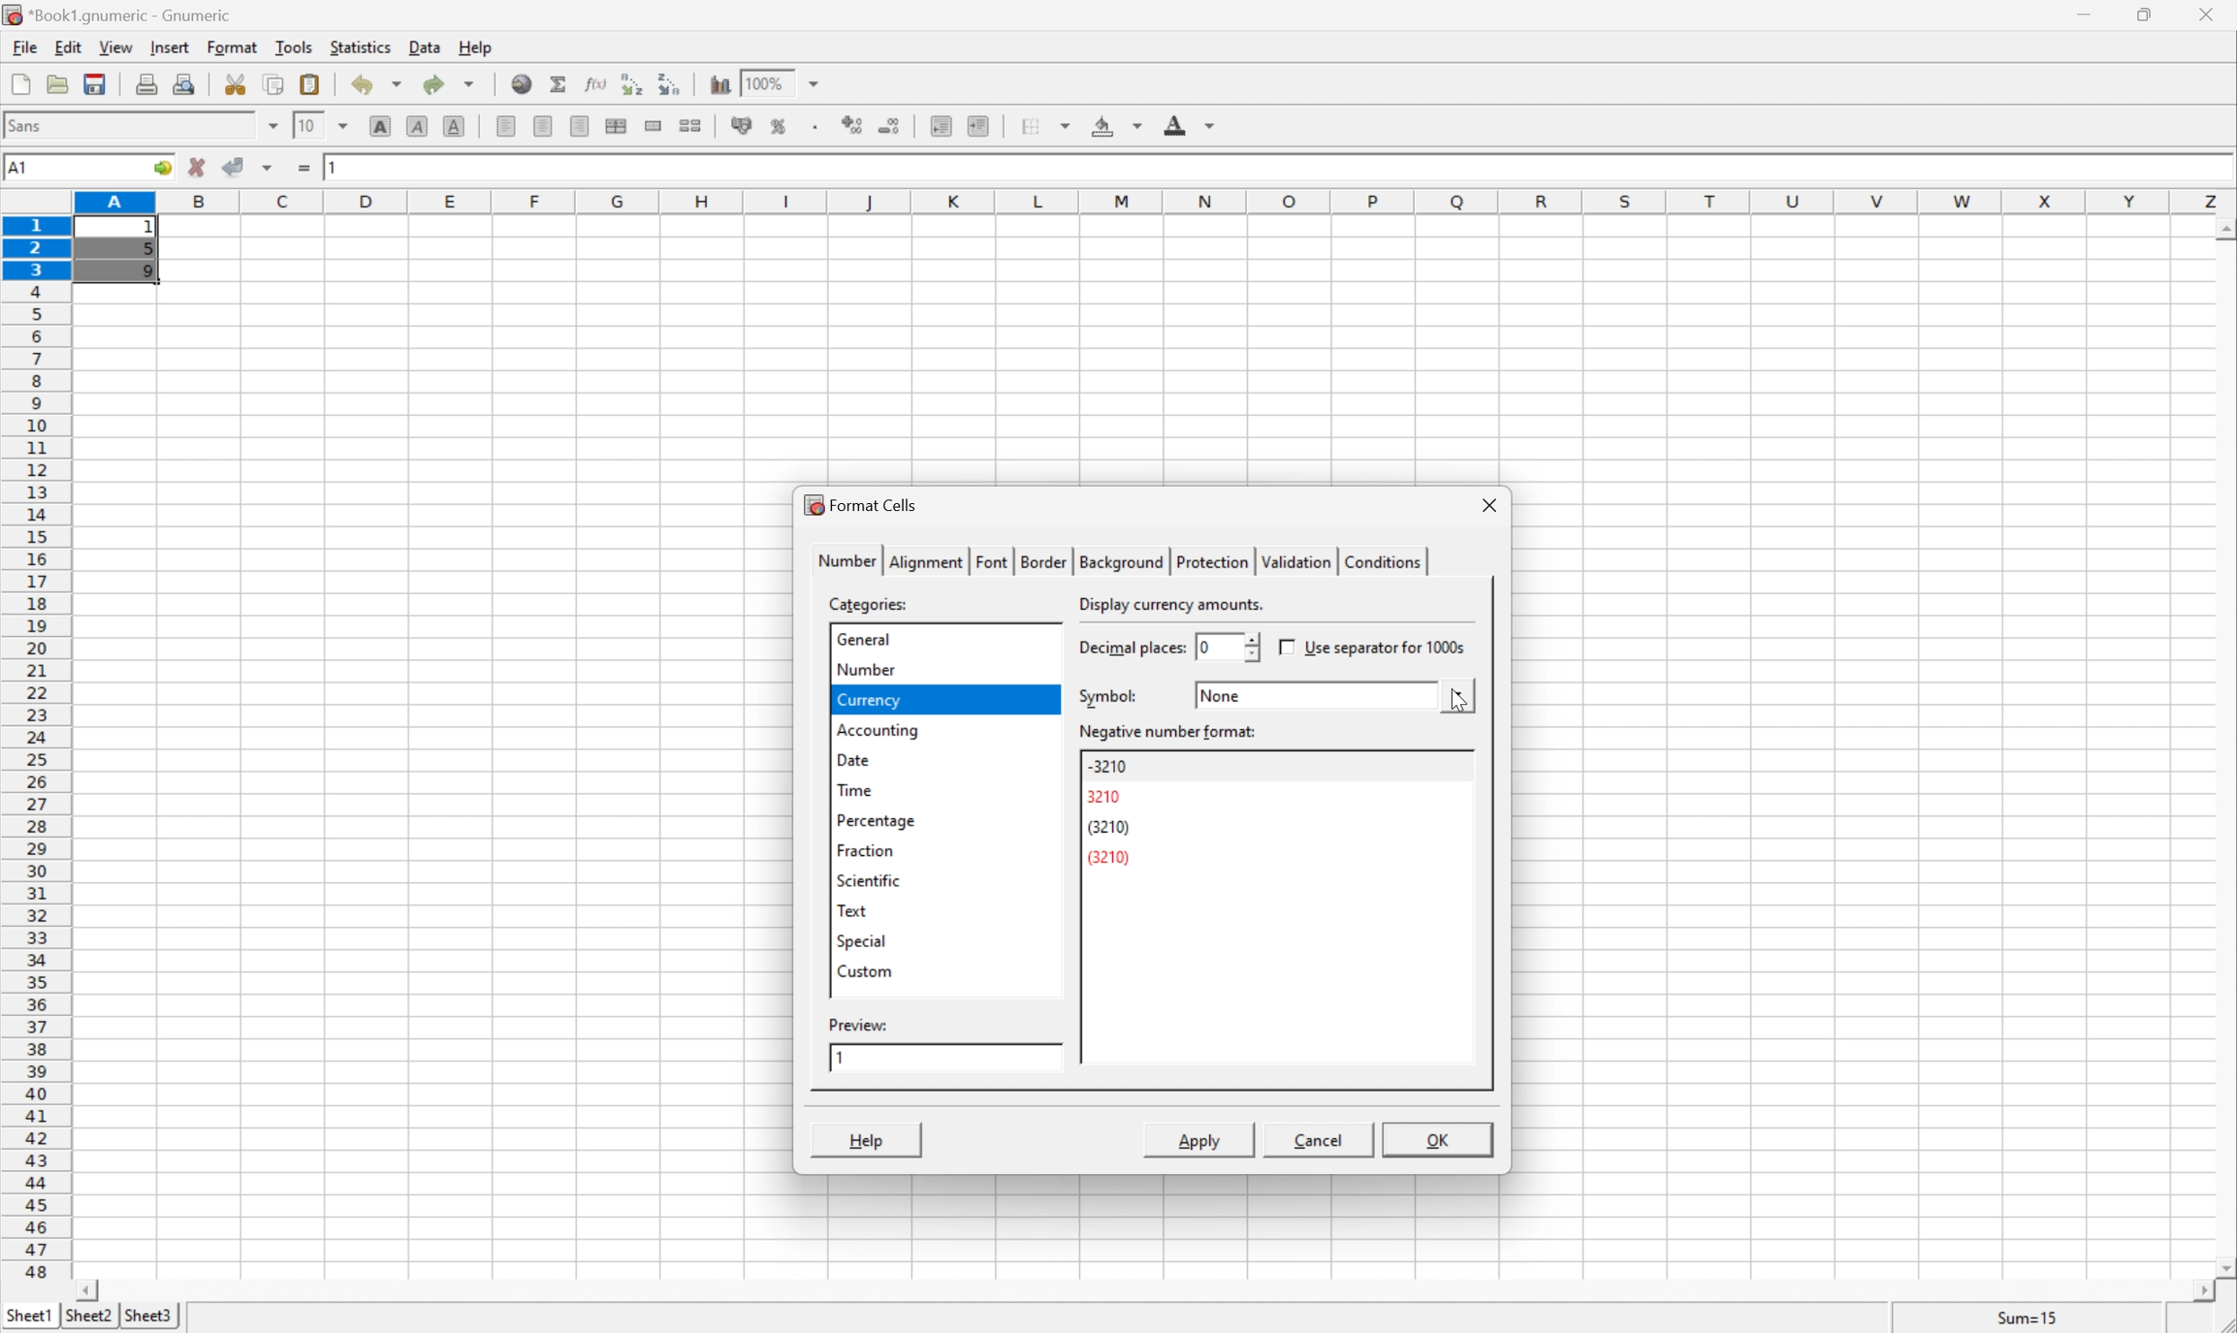 Image resolution: width=2237 pixels, height=1333 pixels. I want to click on symbol:, so click(1109, 696).